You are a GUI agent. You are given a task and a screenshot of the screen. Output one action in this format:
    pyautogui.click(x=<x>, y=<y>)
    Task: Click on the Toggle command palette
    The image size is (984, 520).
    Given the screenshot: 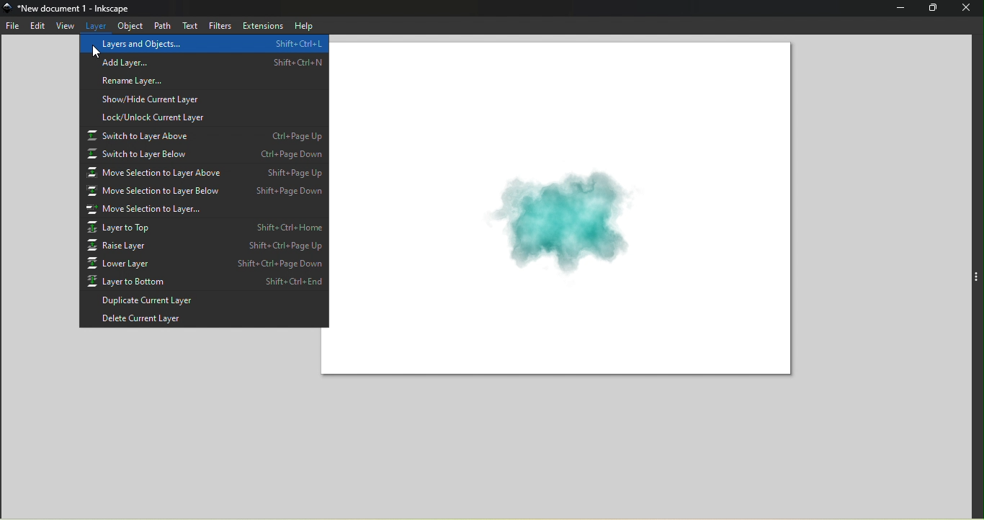 What is the action you would take?
    pyautogui.click(x=977, y=274)
    